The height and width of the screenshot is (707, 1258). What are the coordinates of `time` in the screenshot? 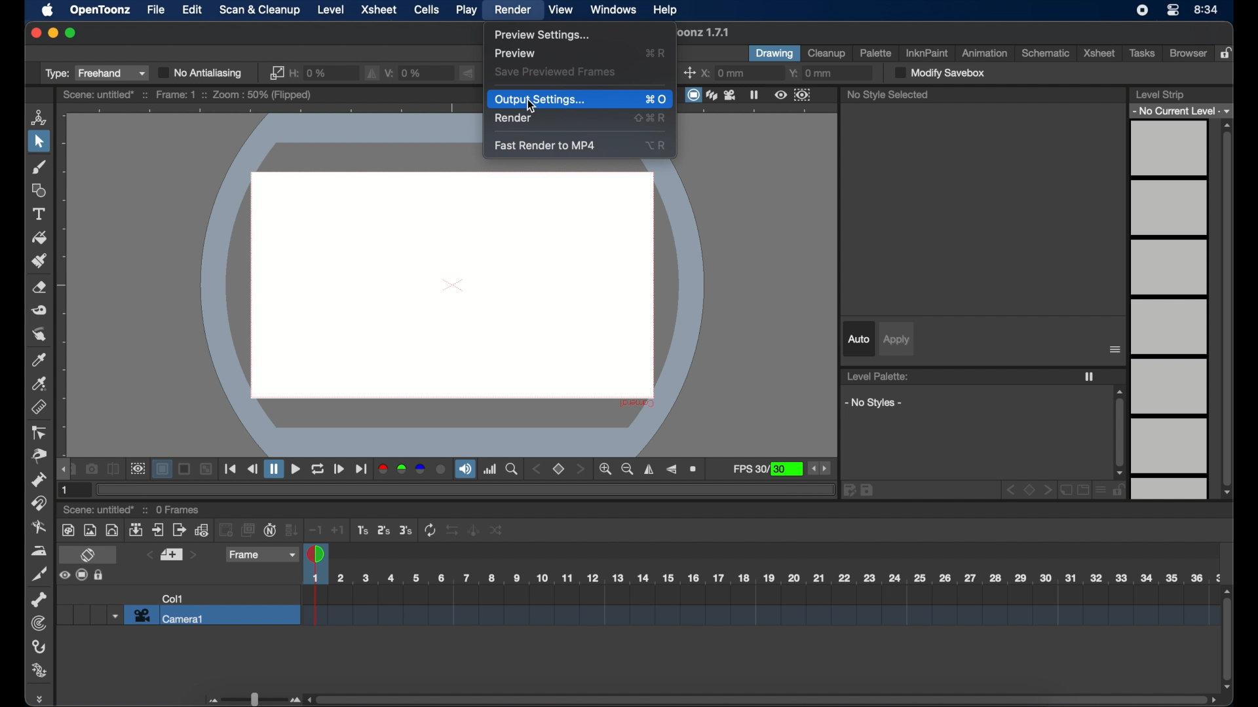 It's located at (1206, 10).